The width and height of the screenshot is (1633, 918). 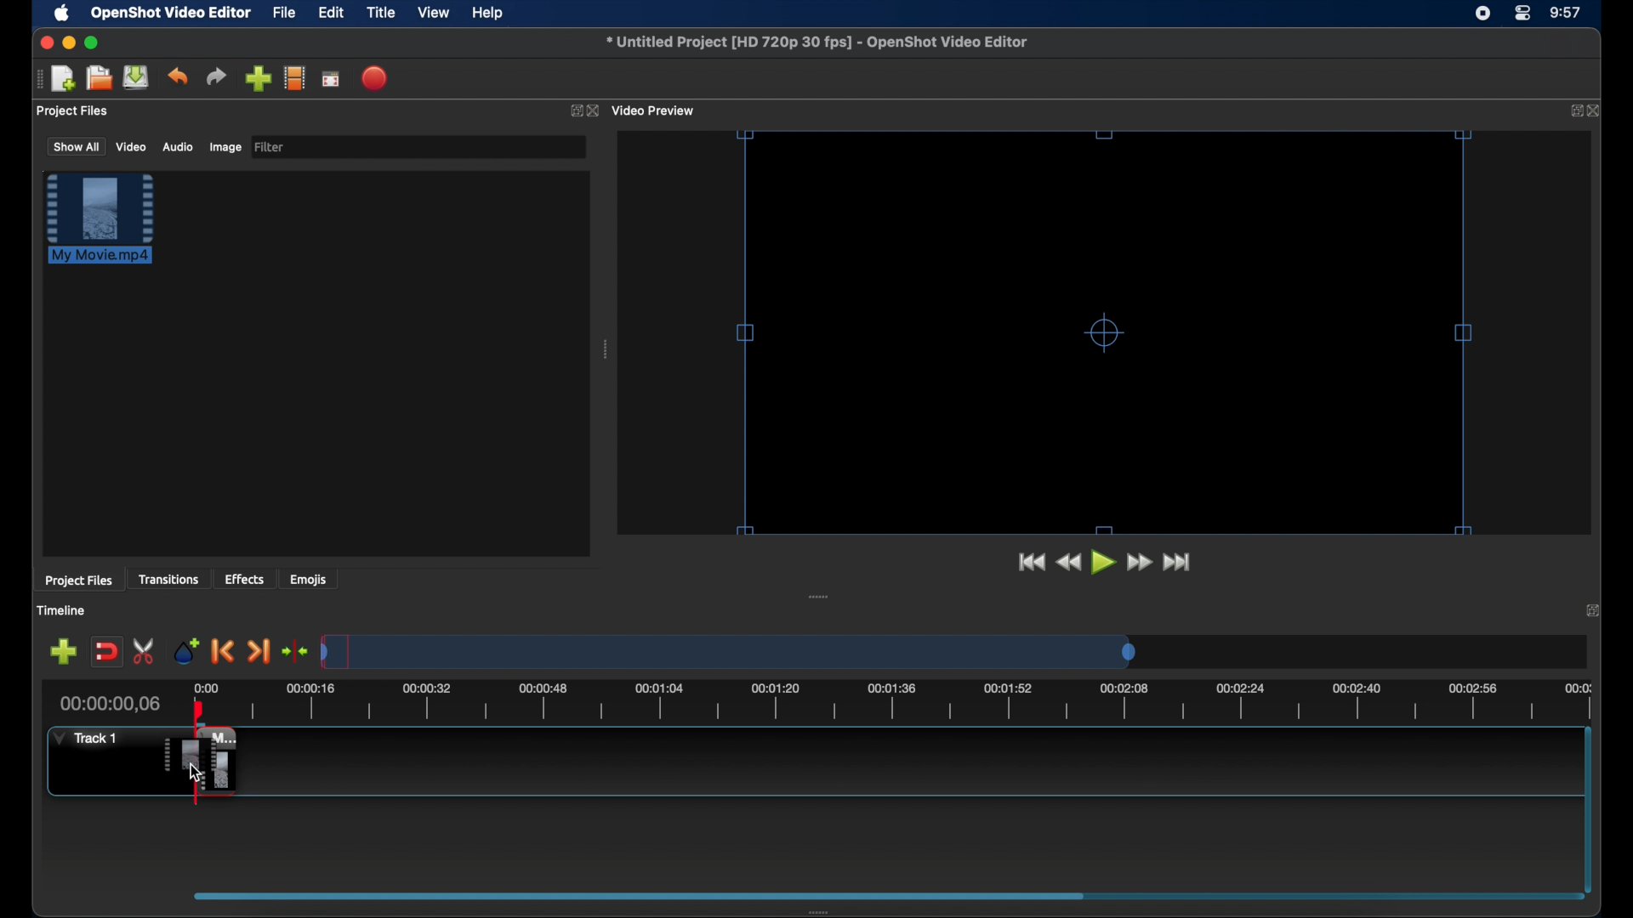 What do you see at coordinates (216, 76) in the screenshot?
I see `redo` at bounding box center [216, 76].